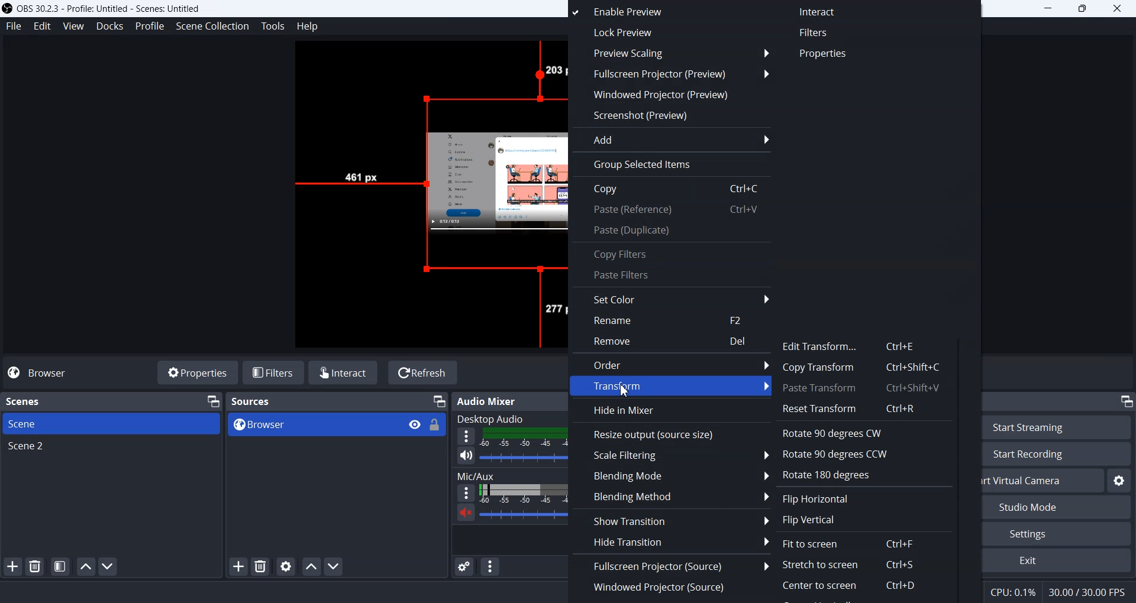  Describe the element at coordinates (672, 96) in the screenshot. I see `Windowed Projector(preview)` at that location.